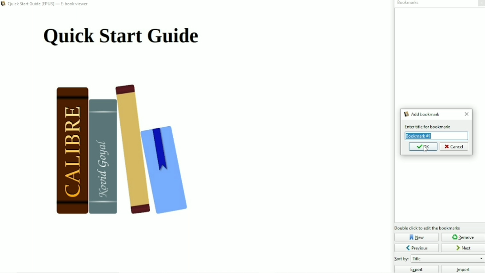 This screenshot has height=273, width=485. I want to click on New, so click(417, 237).